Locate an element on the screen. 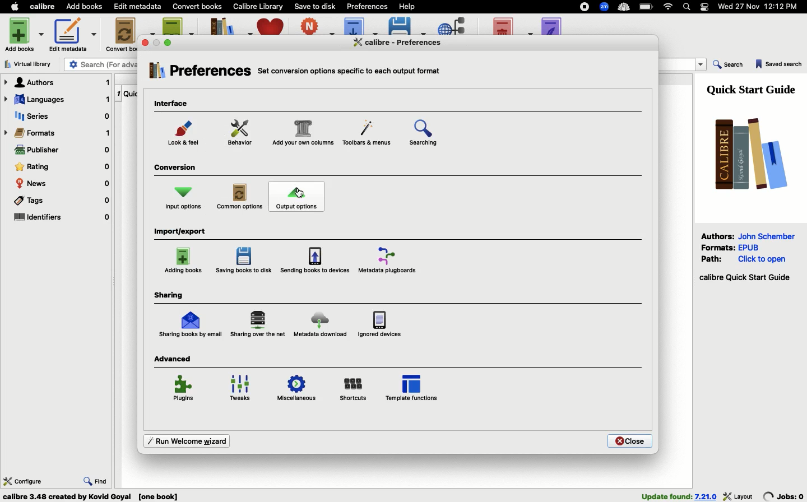 This screenshot has width=807, height=502. John Schember is located at coordinates (768, 235).